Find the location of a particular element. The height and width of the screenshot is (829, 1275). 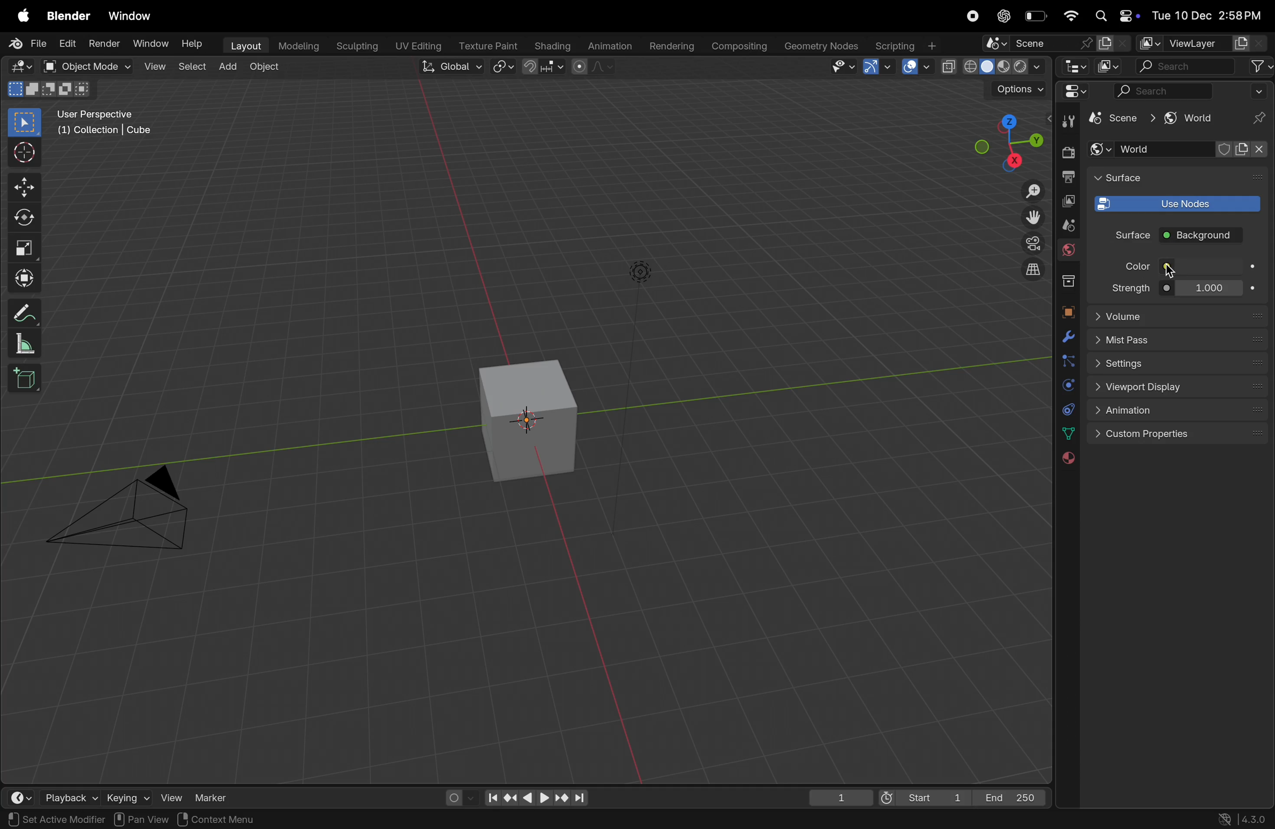

collection is located at coordinates (1068, 281).